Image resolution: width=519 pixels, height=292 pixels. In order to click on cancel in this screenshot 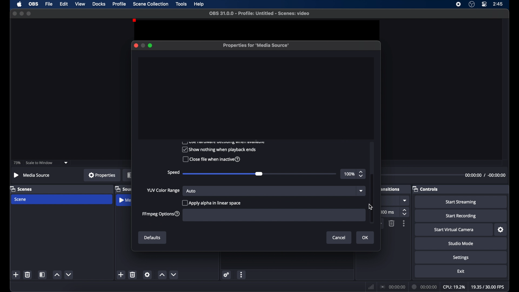, I will do `click(339, 237)`.